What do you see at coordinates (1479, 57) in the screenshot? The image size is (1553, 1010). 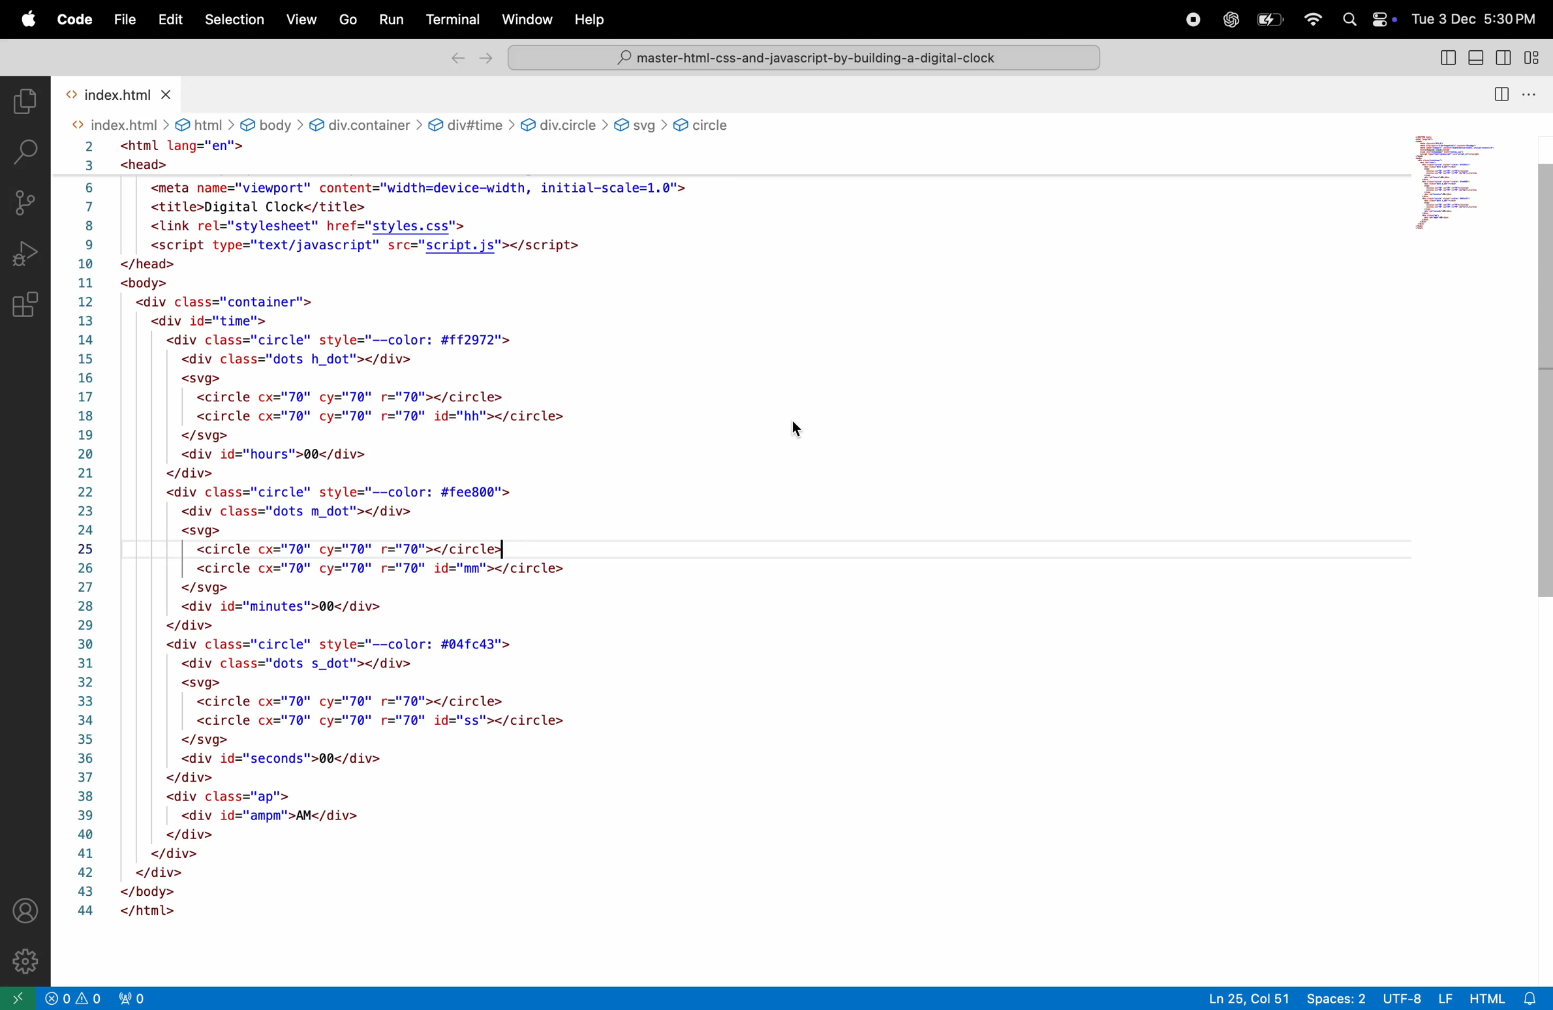 I see `toggle panel` at bounding box center [1479, 57].